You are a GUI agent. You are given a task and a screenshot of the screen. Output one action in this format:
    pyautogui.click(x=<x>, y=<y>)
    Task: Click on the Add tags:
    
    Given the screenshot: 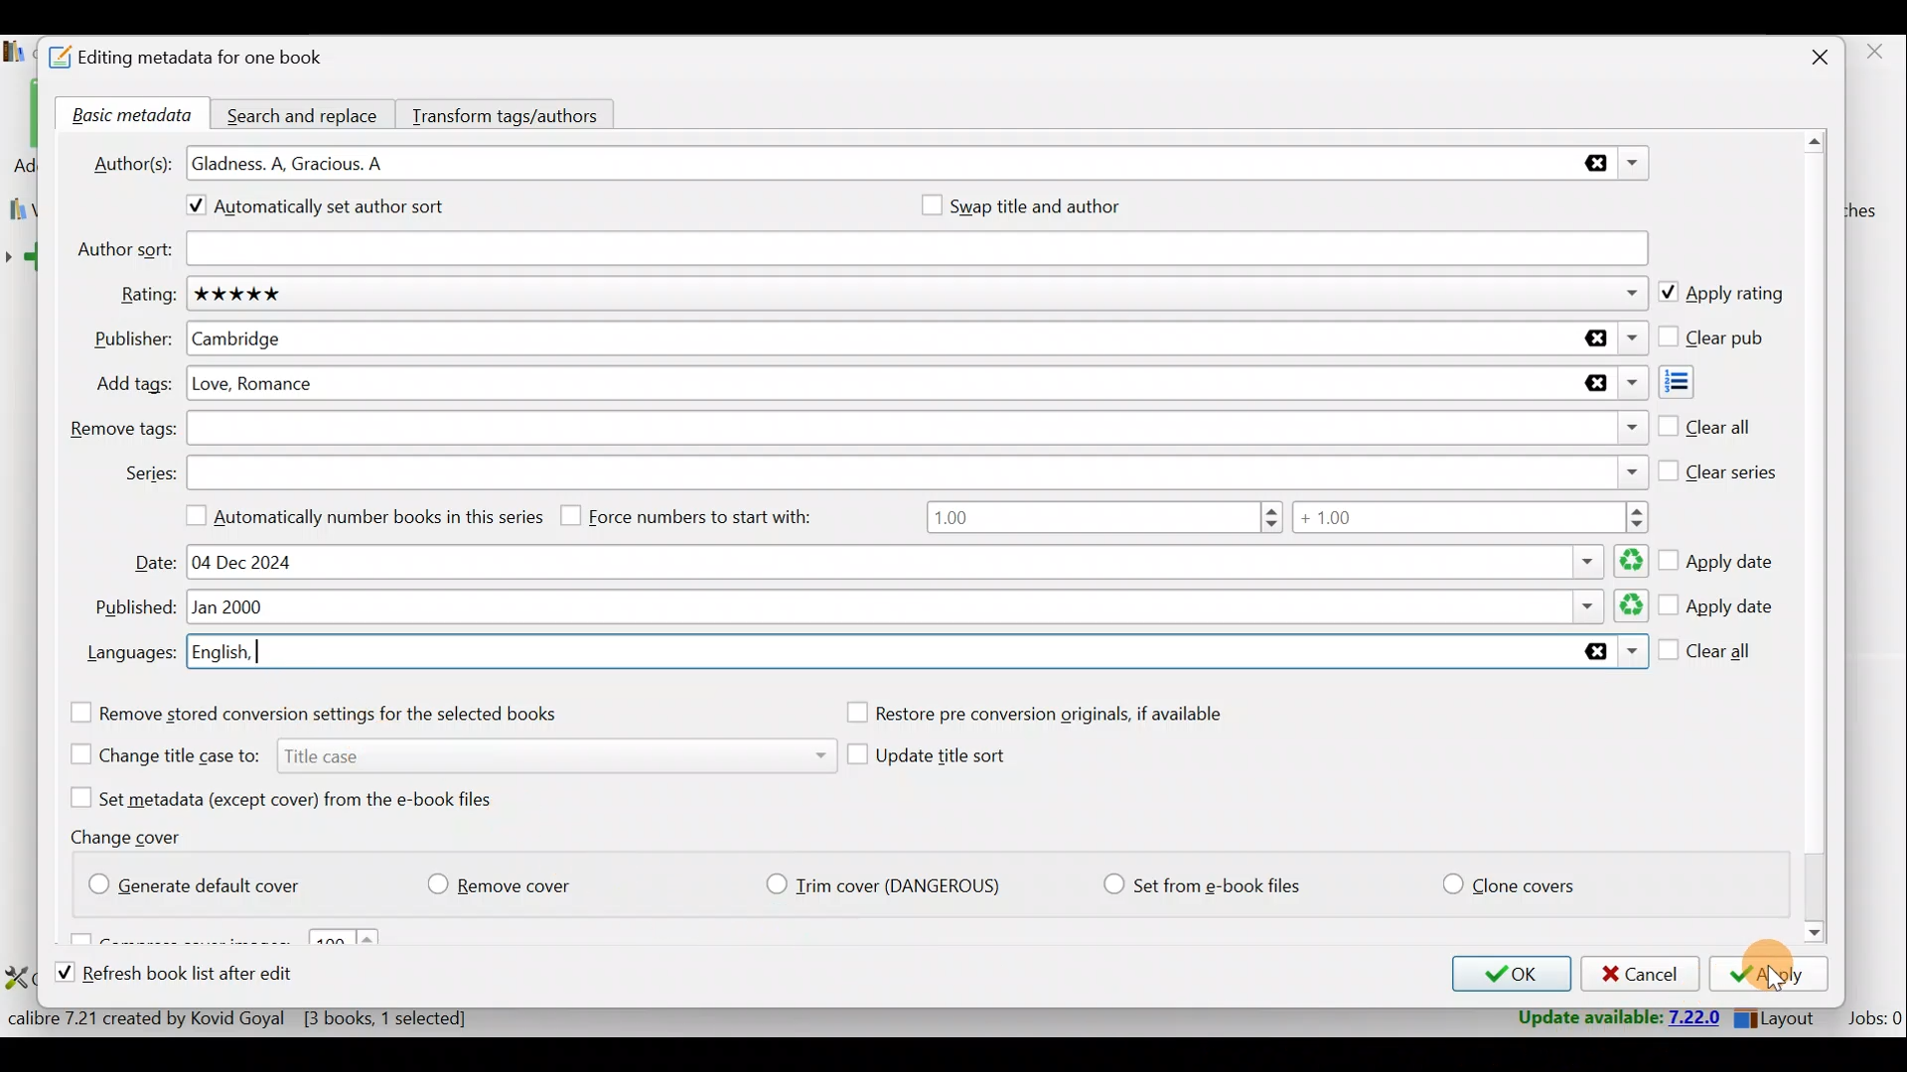 What is the action you would take?
    pyautogui.click(x=133, y=384)
    